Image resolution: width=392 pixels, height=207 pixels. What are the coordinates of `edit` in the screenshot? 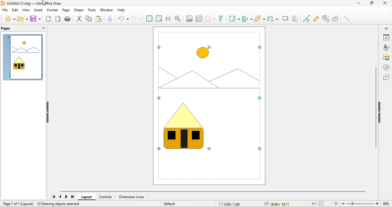 It's located at (16, 10).